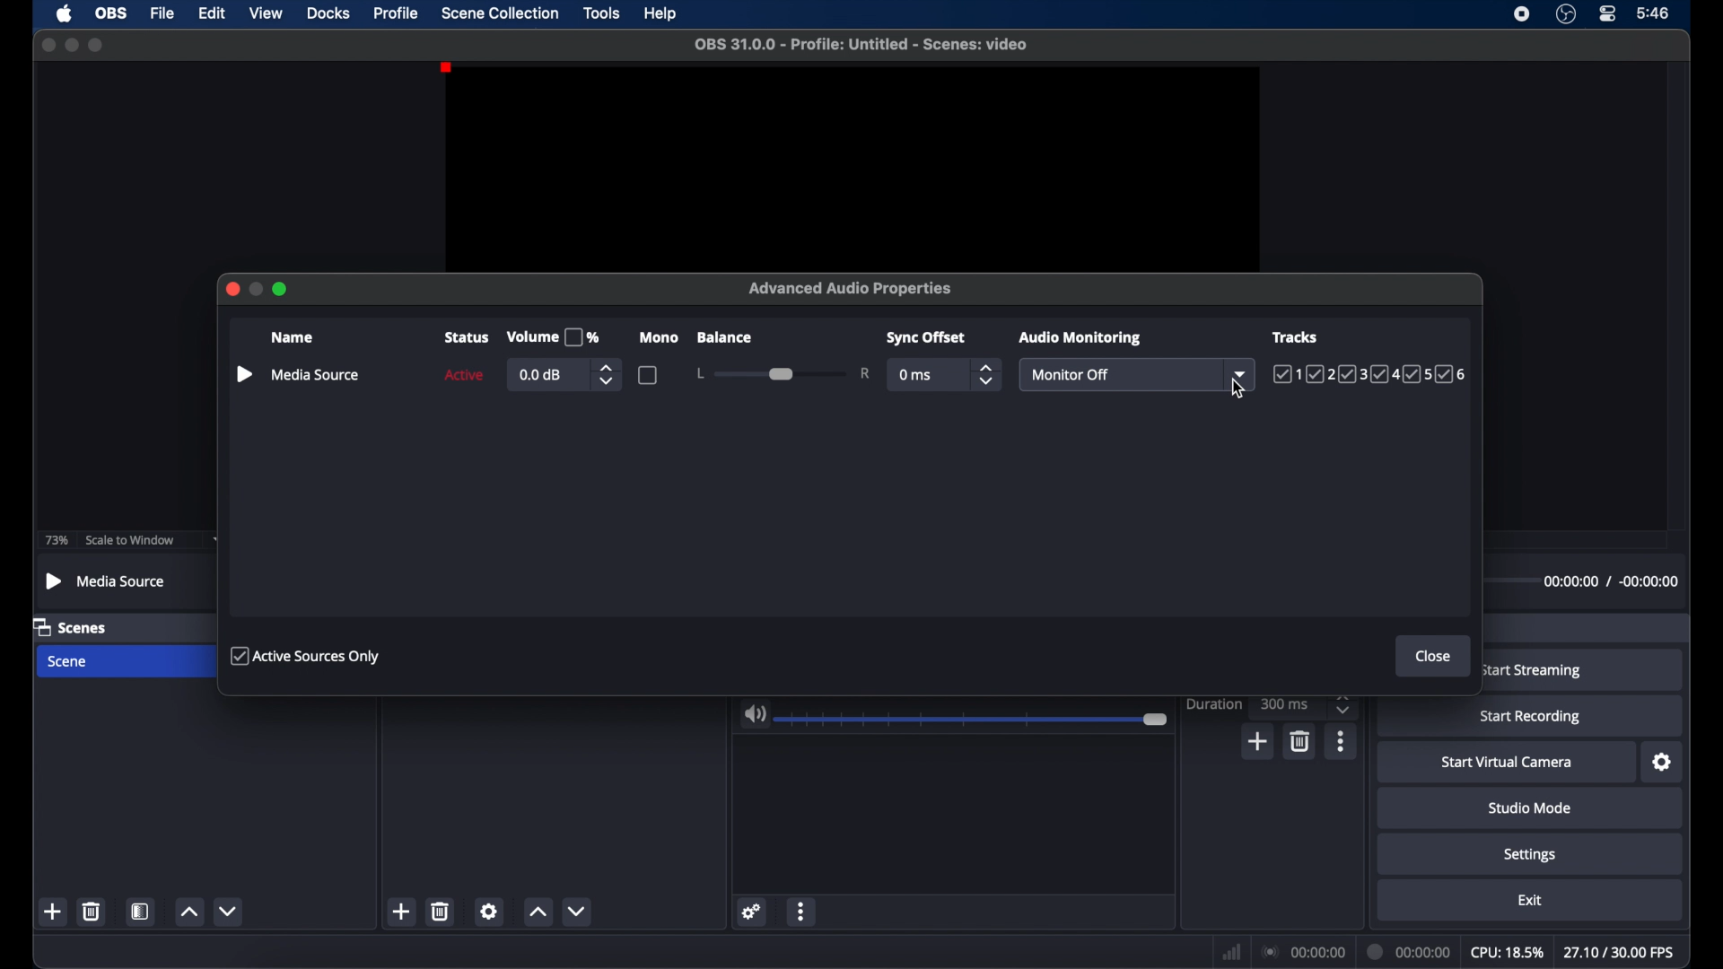 Image resolution: width=1723 pixels, height=969 pixels. Describe the element at coordinates (648, 374) in the screenshot. I see `checkbox` at that location.